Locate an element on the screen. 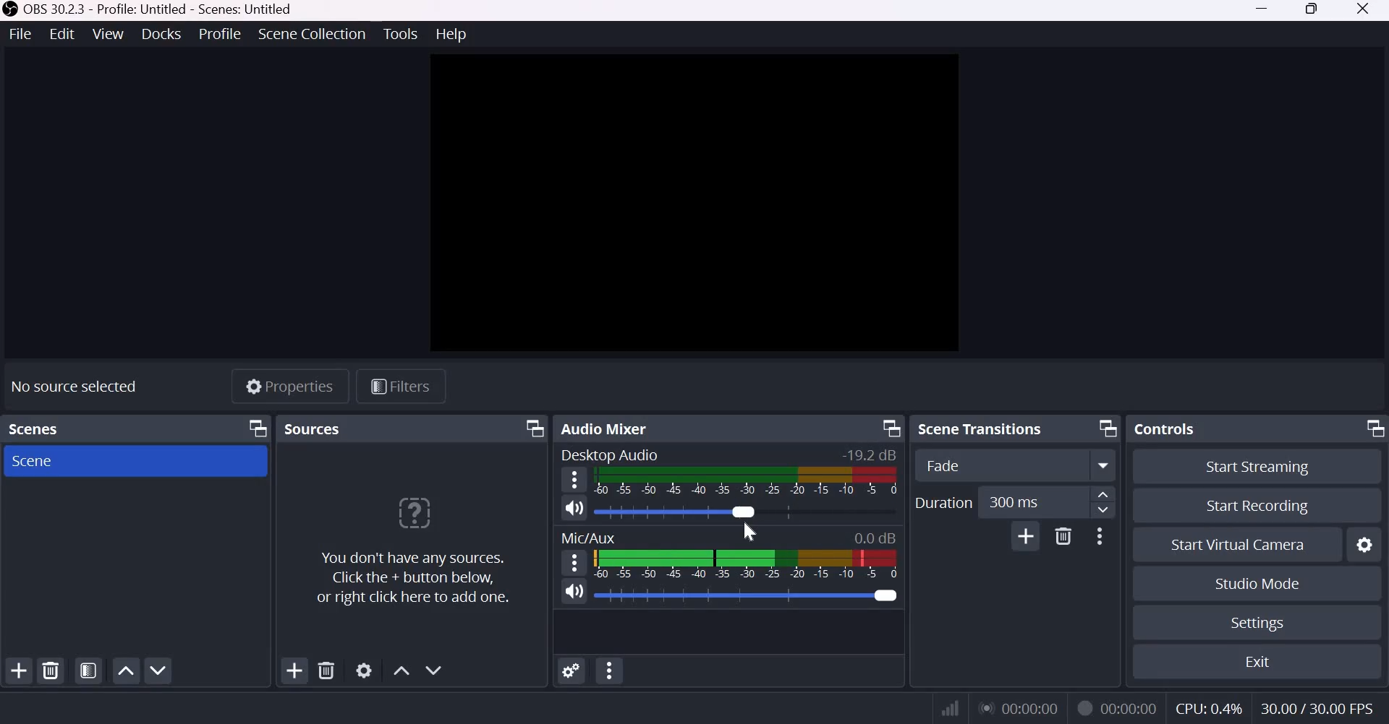 The height and width of the screenshot is (724, 1389). Audio Slider is located at coordinates (678, 511).